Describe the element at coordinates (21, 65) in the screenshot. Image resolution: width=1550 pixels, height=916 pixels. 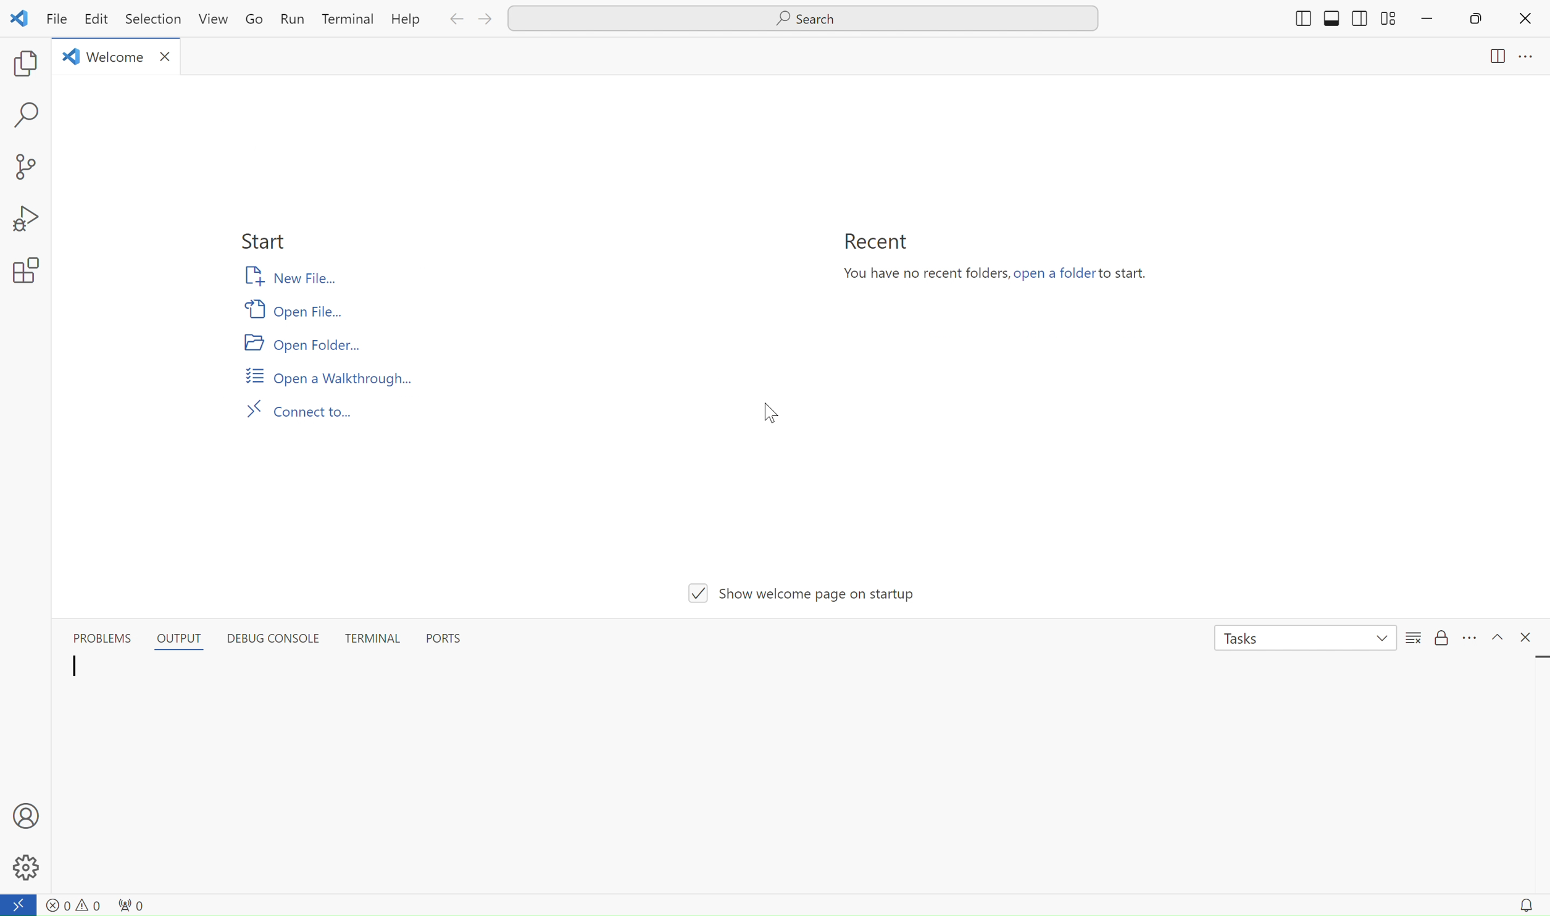
I see `copy` at that location.